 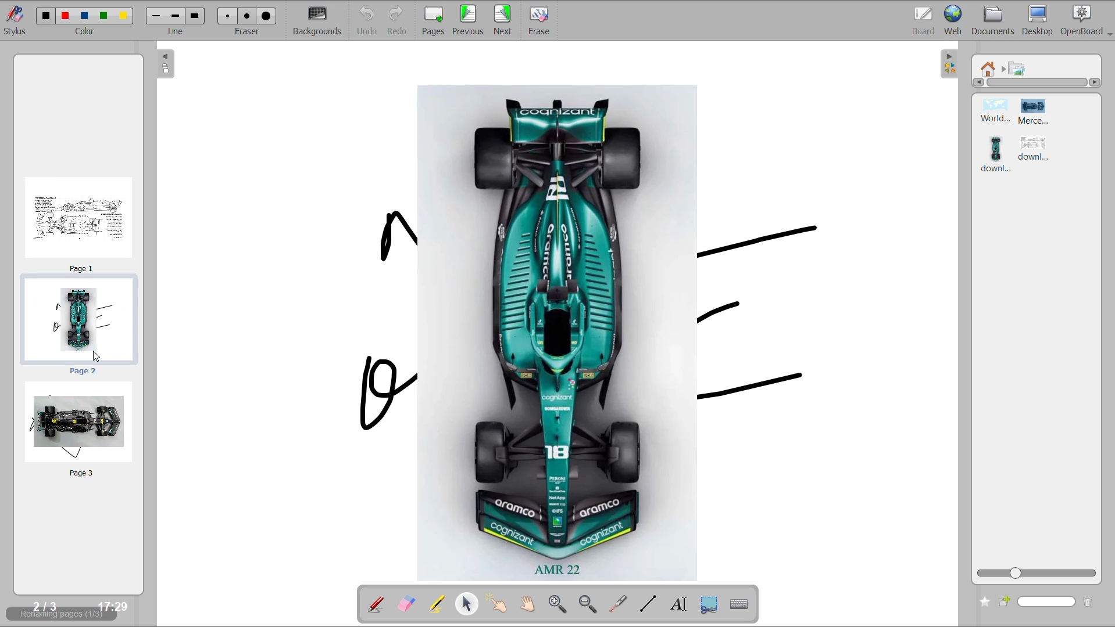 What do you see at coordinates (15, 24) in the screenshot?
I see `stylus` at bounding box center [15, 24].